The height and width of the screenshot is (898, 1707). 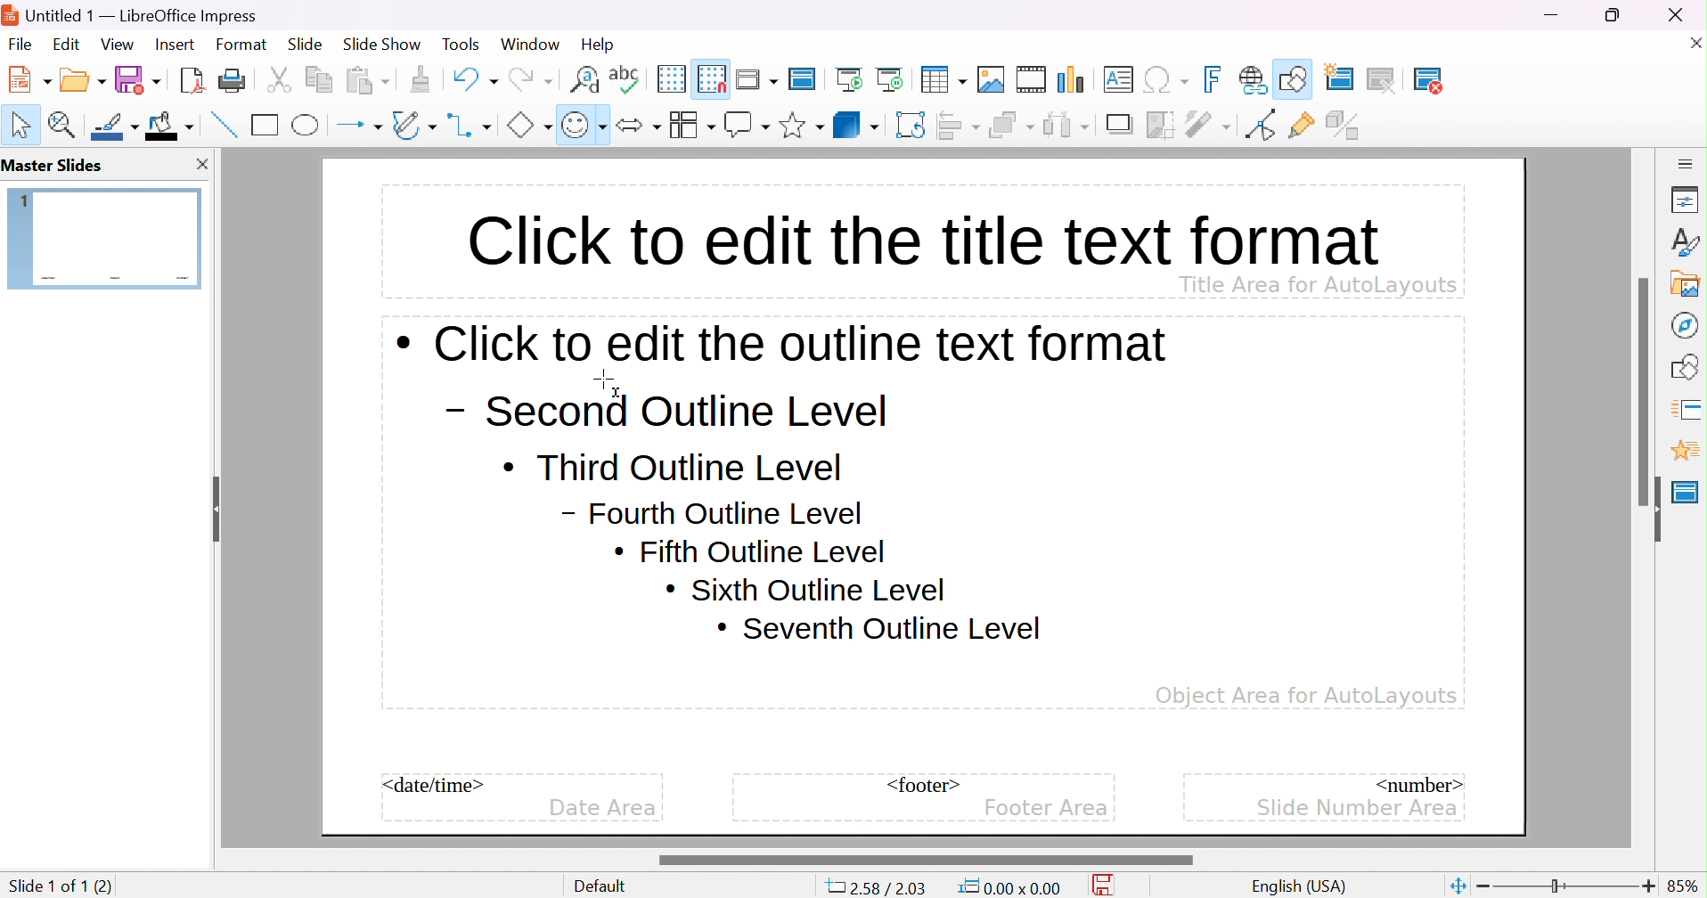 What do you see at coordinates (69, 44) in the screenshot?
I see `edit` at bounding box center [69, 44].